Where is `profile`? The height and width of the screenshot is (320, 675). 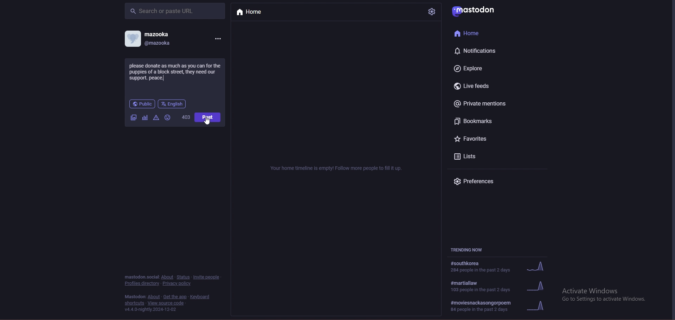 profile is located at coordinates (133, 38).